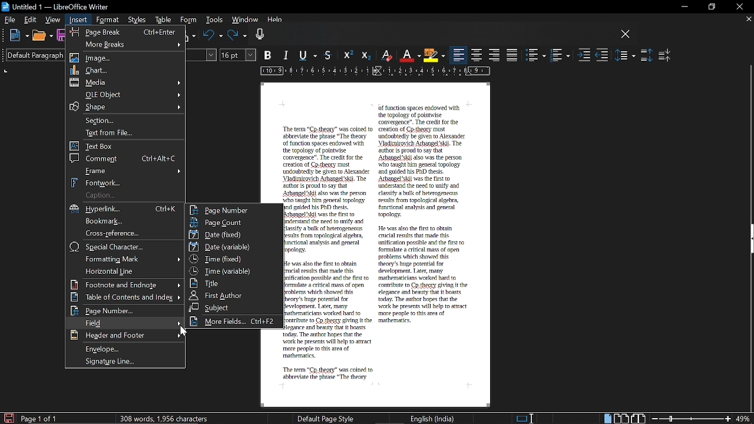  Describe the element at coordinates (373, 72) in the screenshot. I see `Ruler` at that location.